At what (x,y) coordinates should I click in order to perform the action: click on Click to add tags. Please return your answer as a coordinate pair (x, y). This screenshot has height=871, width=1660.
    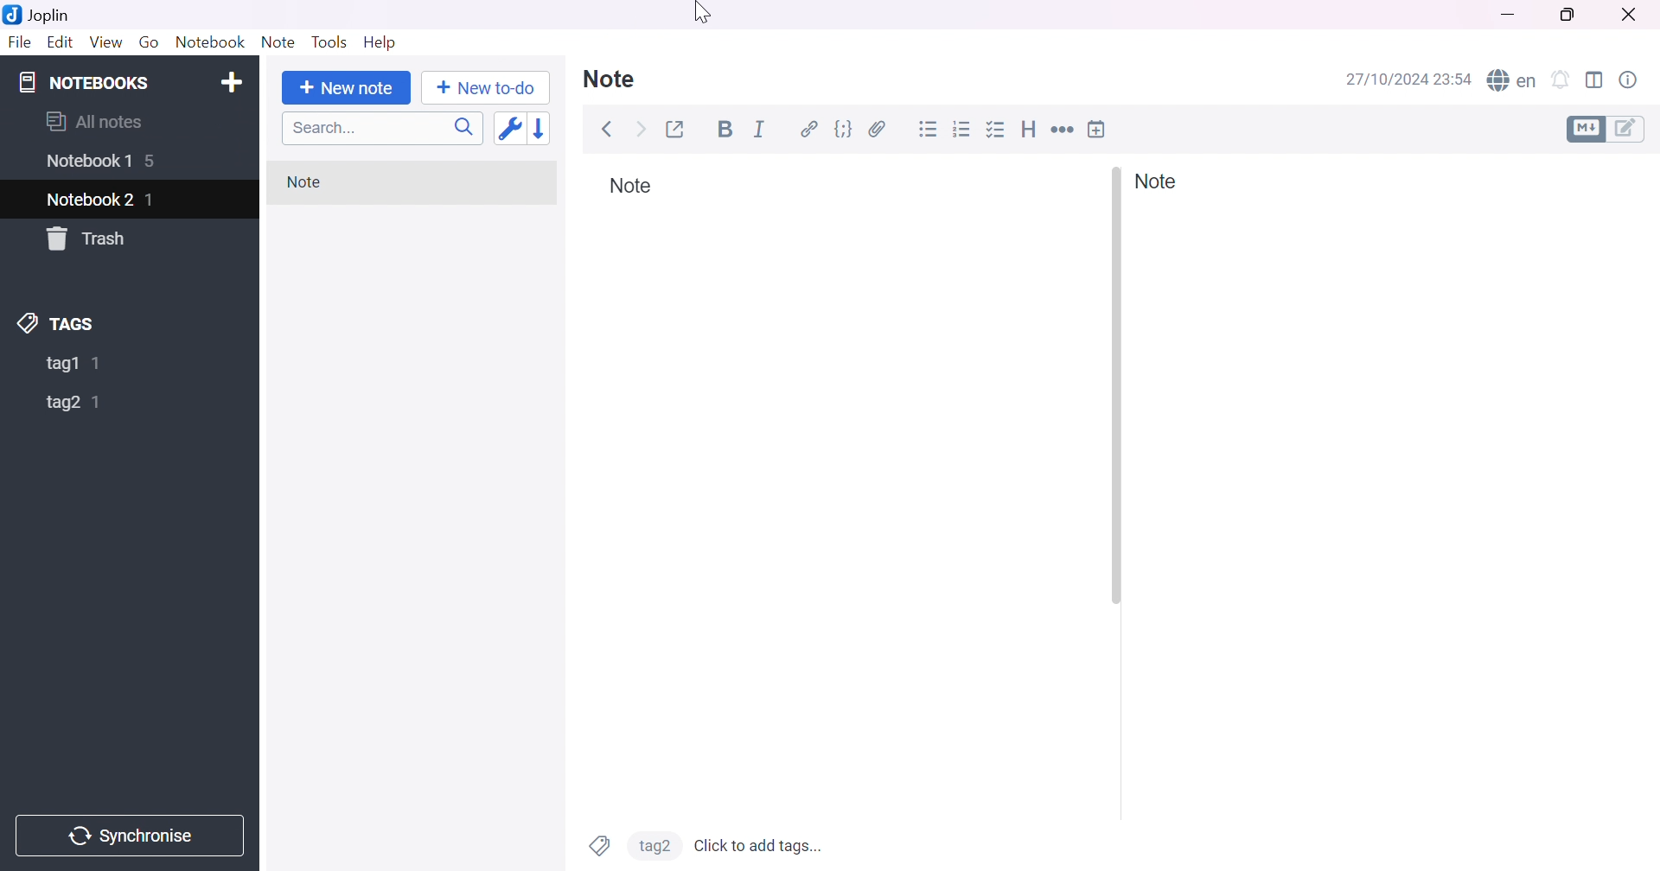
    Looking at the image, I should click on (760, 843).